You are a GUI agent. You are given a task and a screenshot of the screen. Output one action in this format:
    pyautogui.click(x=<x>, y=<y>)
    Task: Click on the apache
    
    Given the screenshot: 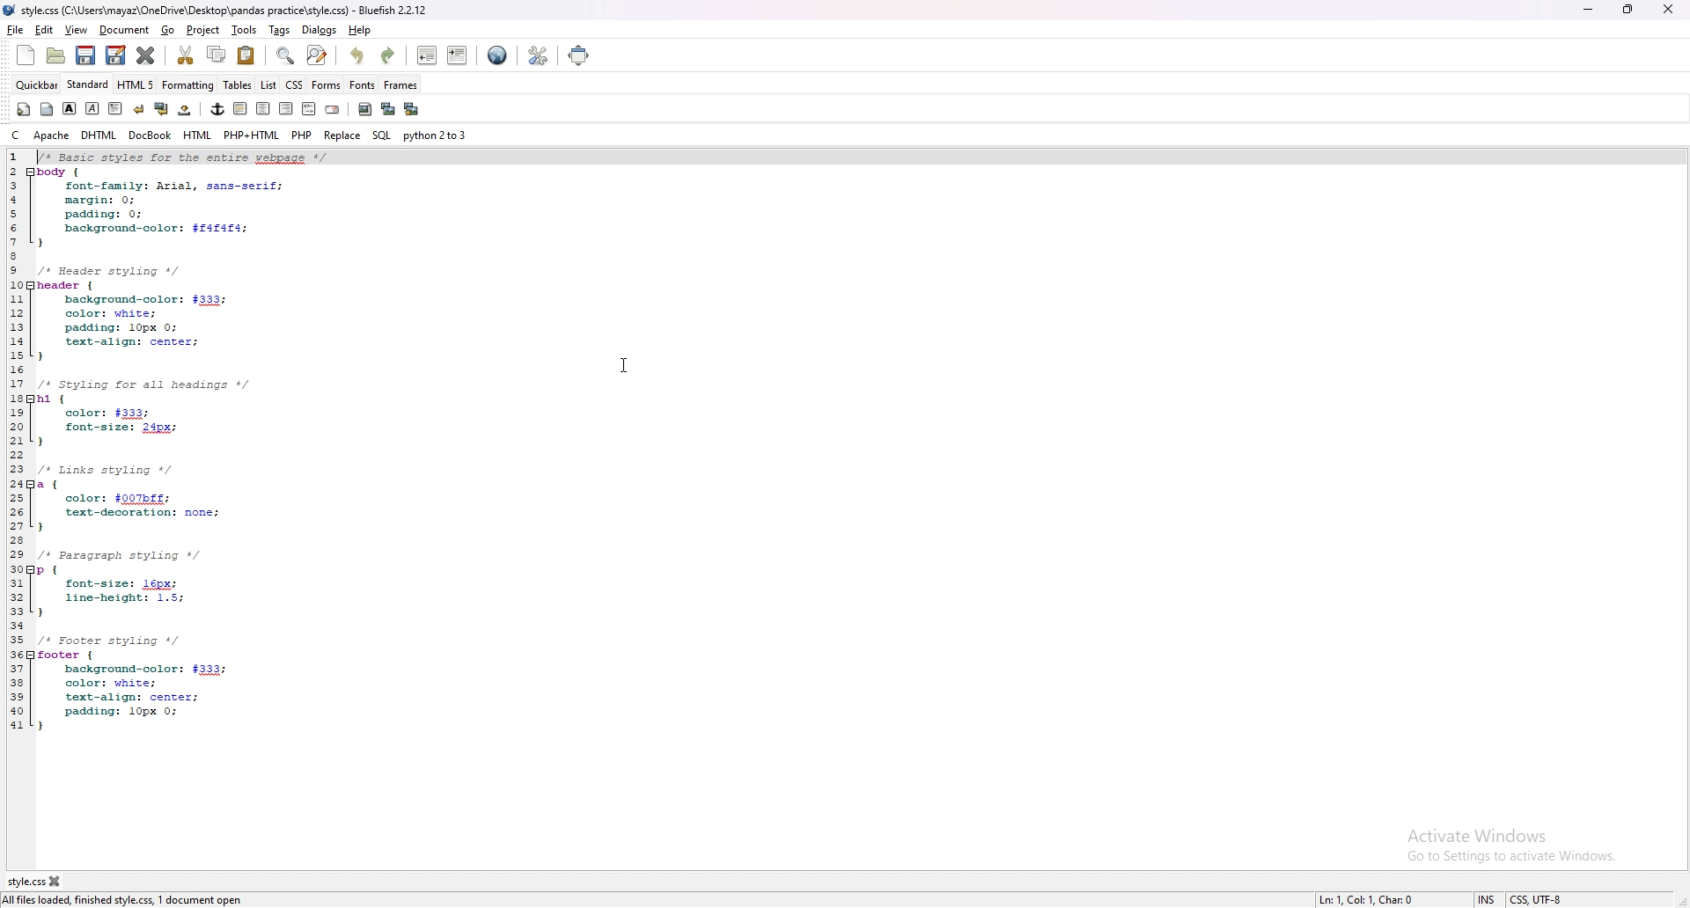 What is the action you would take?
    pyautogui.click(x=53, y=135)
    